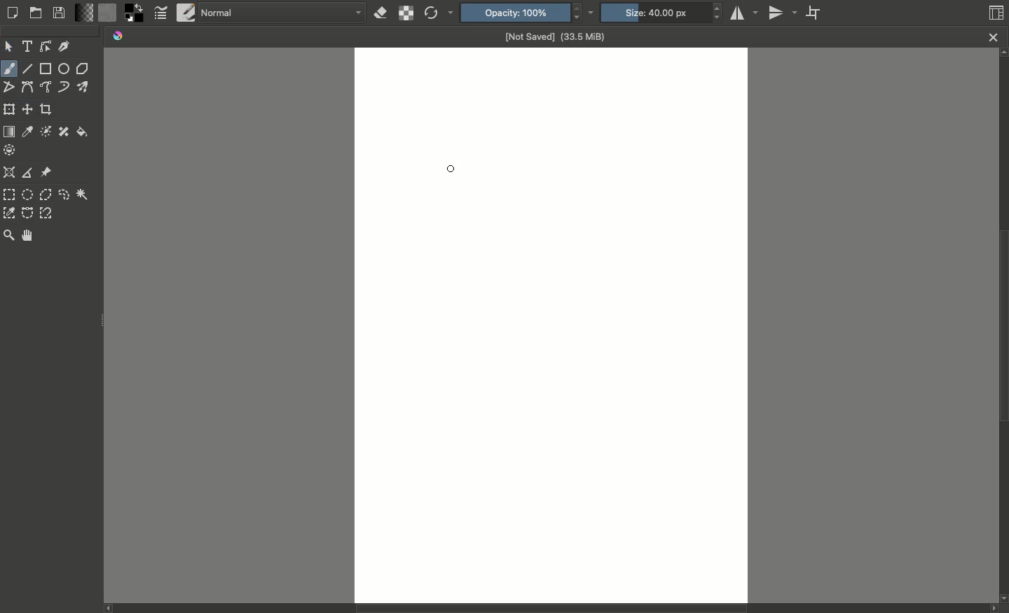 Image resolution: width=1009 pixels, height=613 pixels. I want to click on Sample color, so click(28, 131).